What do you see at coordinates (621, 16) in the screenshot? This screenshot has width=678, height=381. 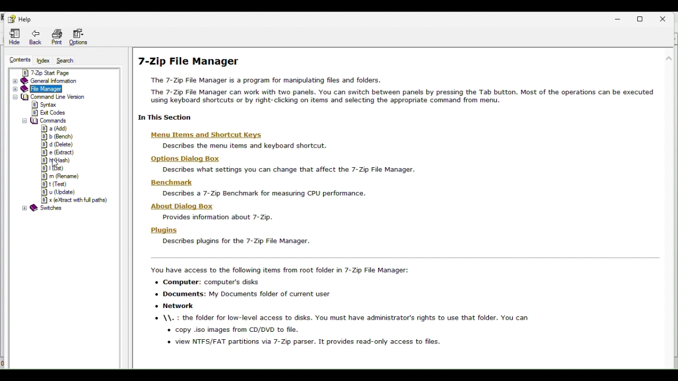 I see `Minimise` at bounding box center [621, 16].